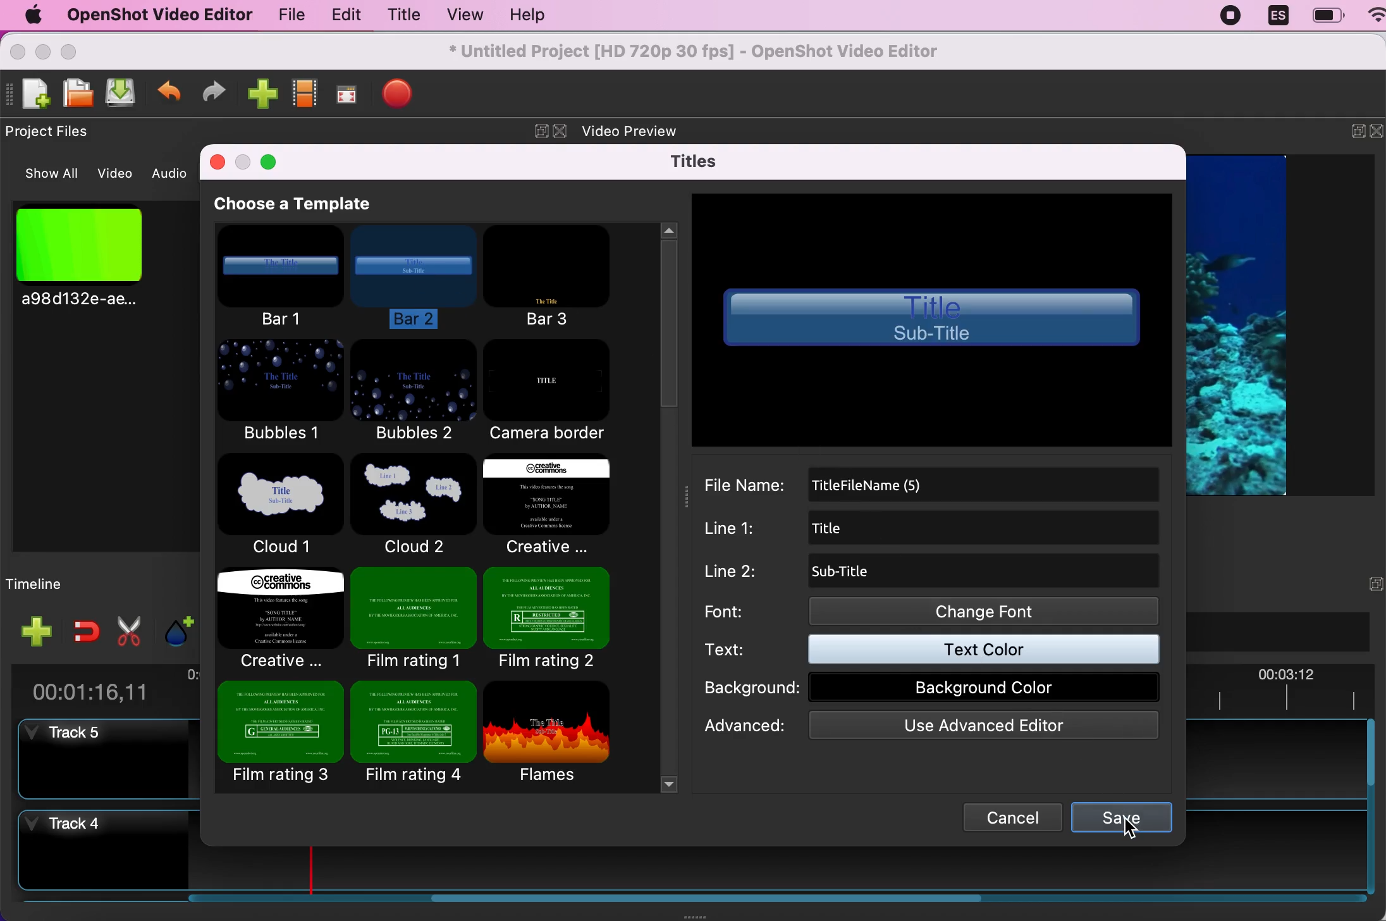  What do you see at coordinates (284, 15) in the screenshot?
I see `file` at bounding box center [284, 15].